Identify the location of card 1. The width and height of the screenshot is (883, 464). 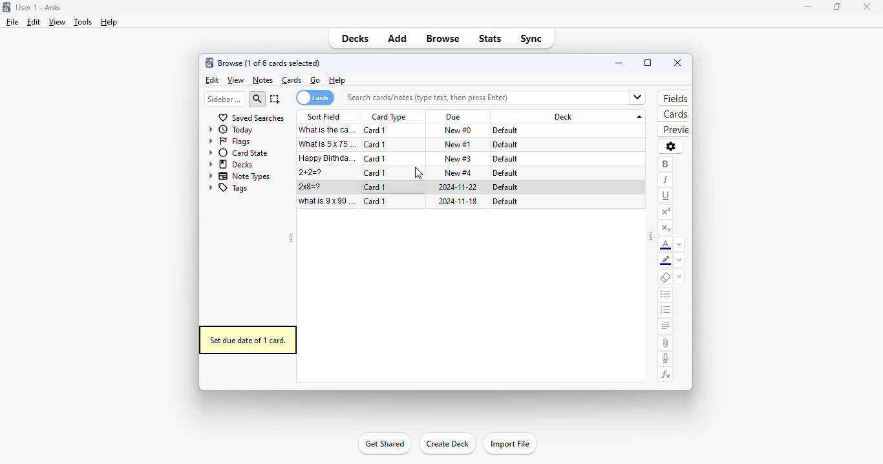
(376, 201).